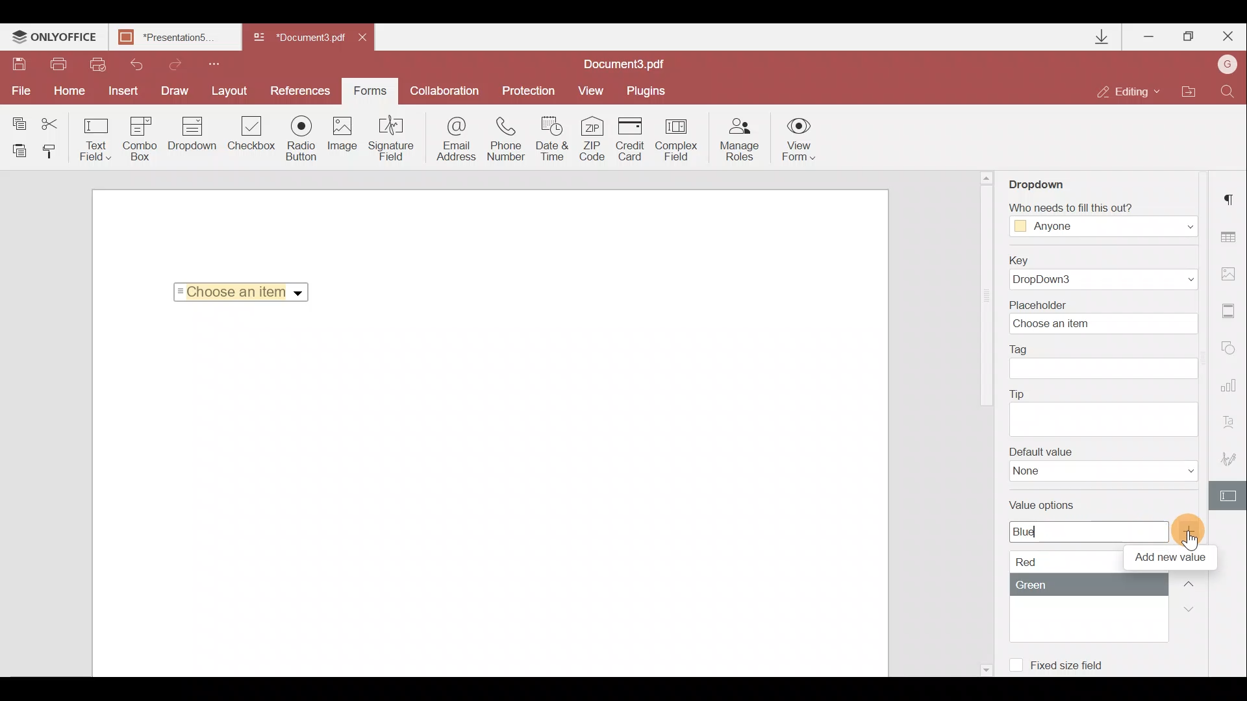 Image resolution: width=1247 pixels, height=701 pixels. What do you see at coordinates (393, 141) in the screenshot?
I see `Signature field` at bounding box center [393, 141].